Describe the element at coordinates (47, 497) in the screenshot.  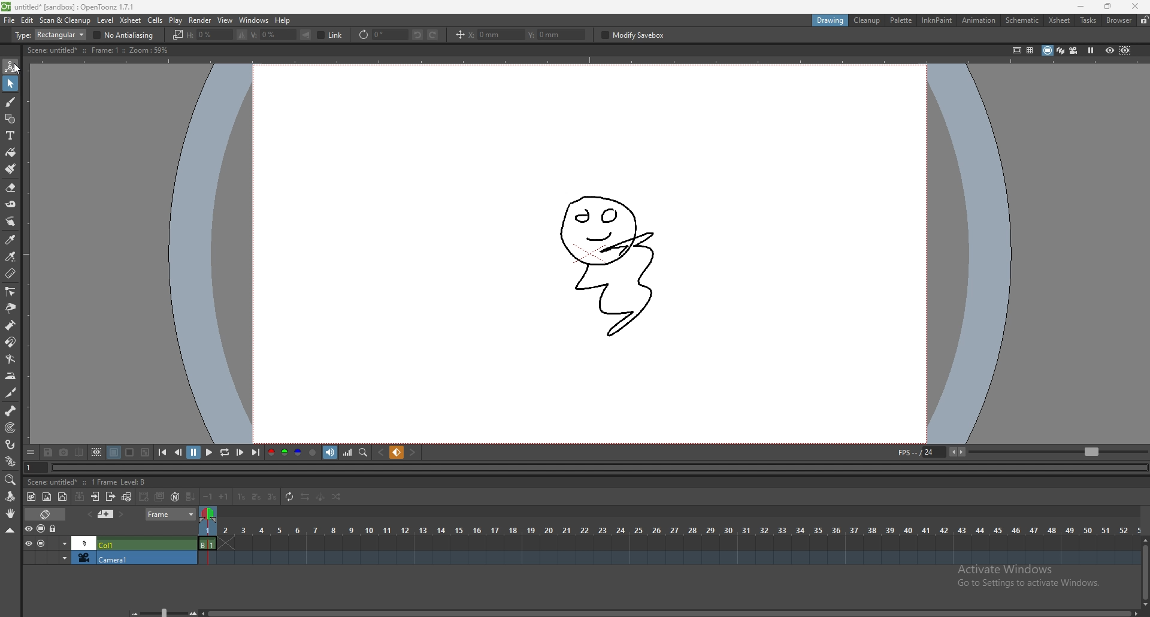
I see `new raster level` at that location.